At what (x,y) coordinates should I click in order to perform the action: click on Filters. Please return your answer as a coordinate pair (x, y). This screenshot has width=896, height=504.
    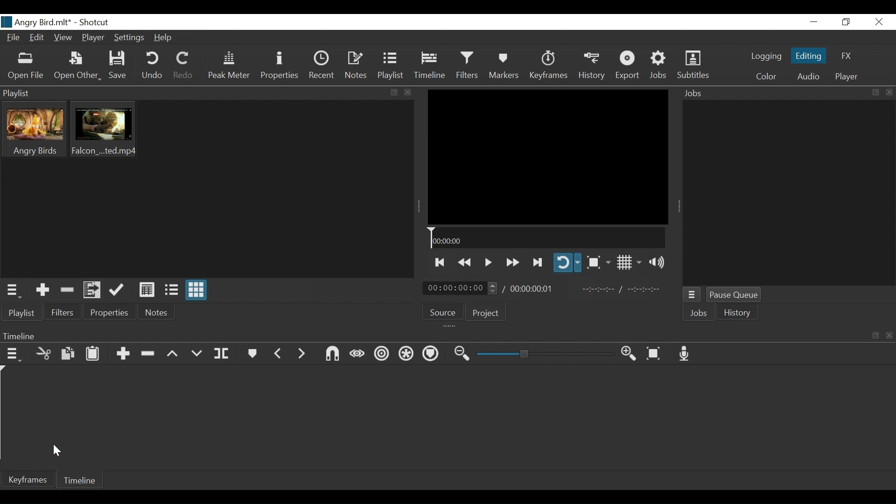
    Looking at the image, I should click on (64, 313).